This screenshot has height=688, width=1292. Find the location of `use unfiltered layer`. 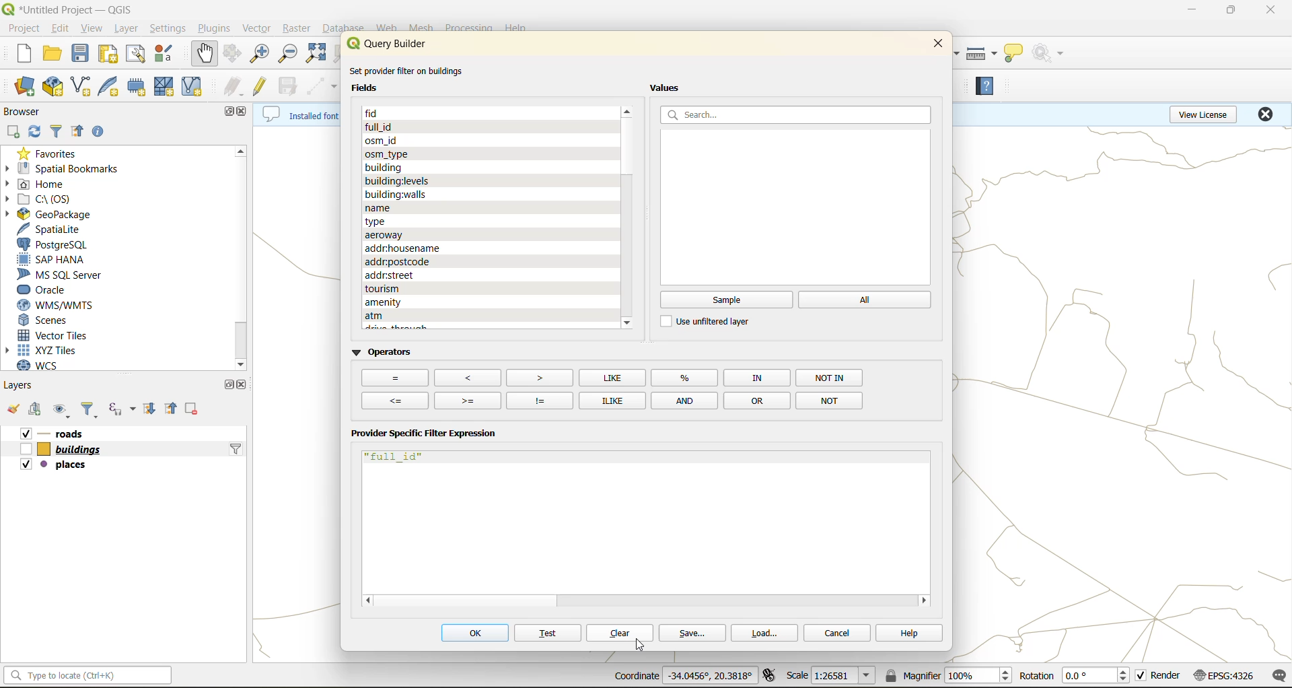

use unfiltered layer is located at coordinates (711, 322).